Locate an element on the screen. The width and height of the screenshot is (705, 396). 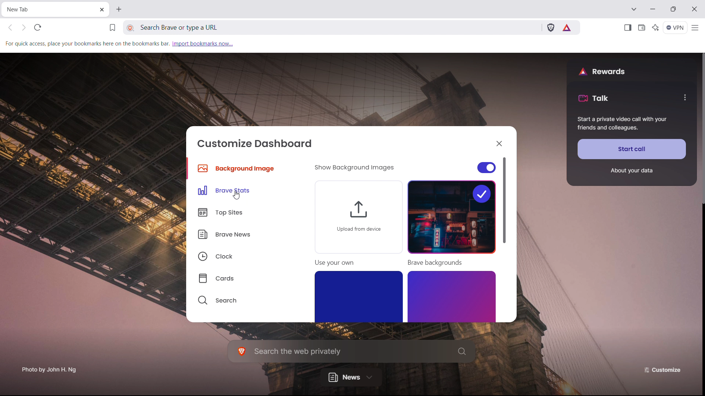
import bookmarks now is located at coordinates (203, 43).